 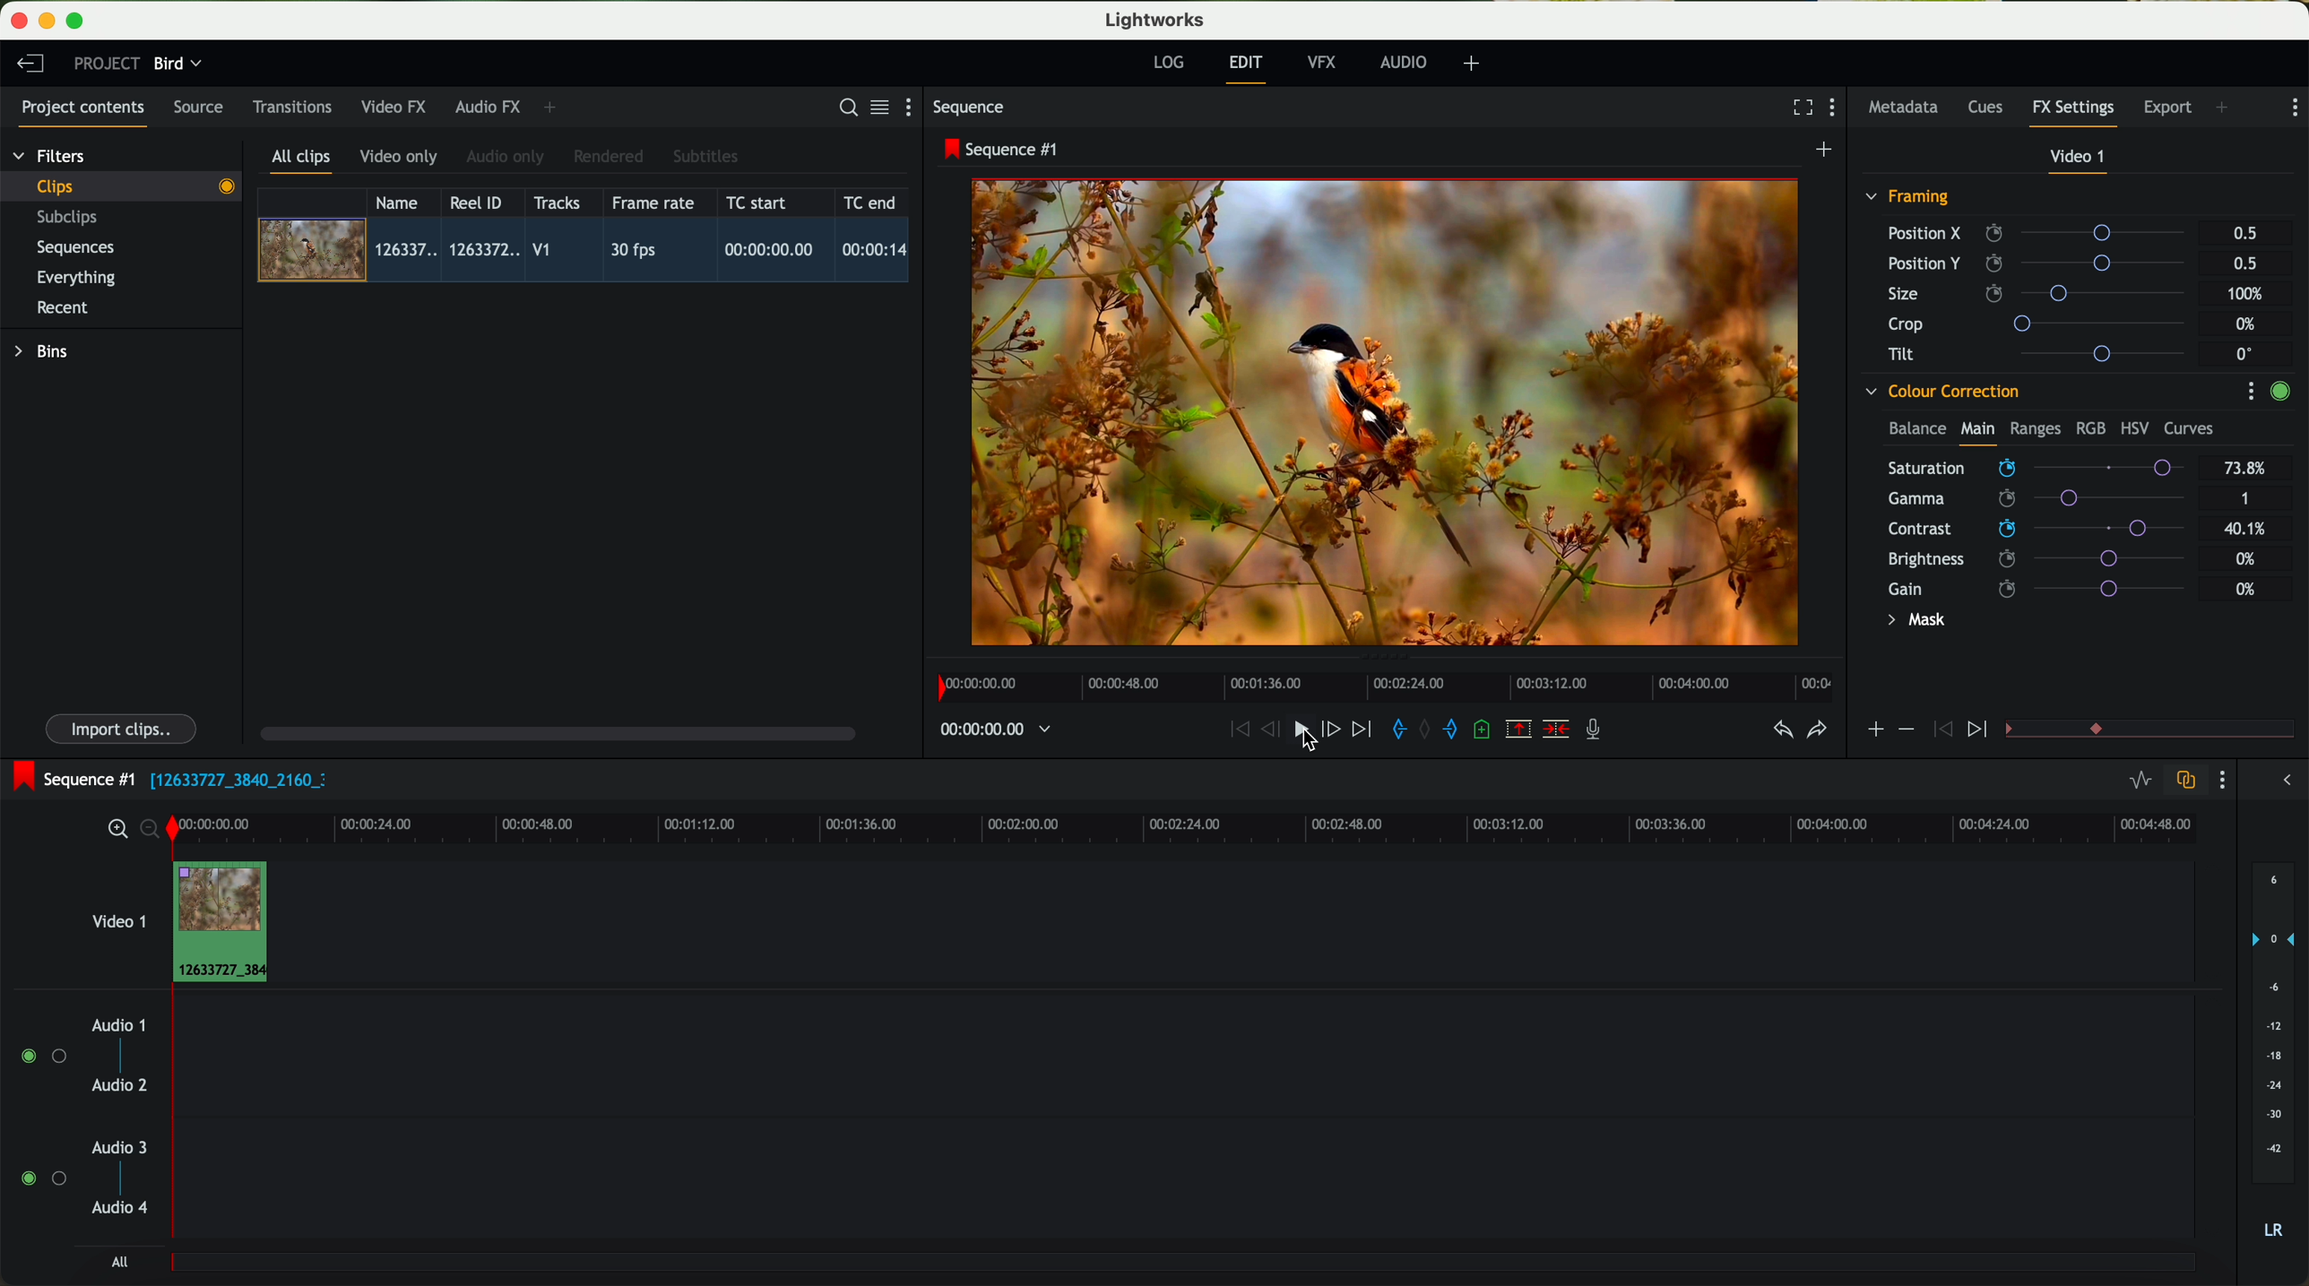 I want to click on TC start, so click(x=758, y=202).